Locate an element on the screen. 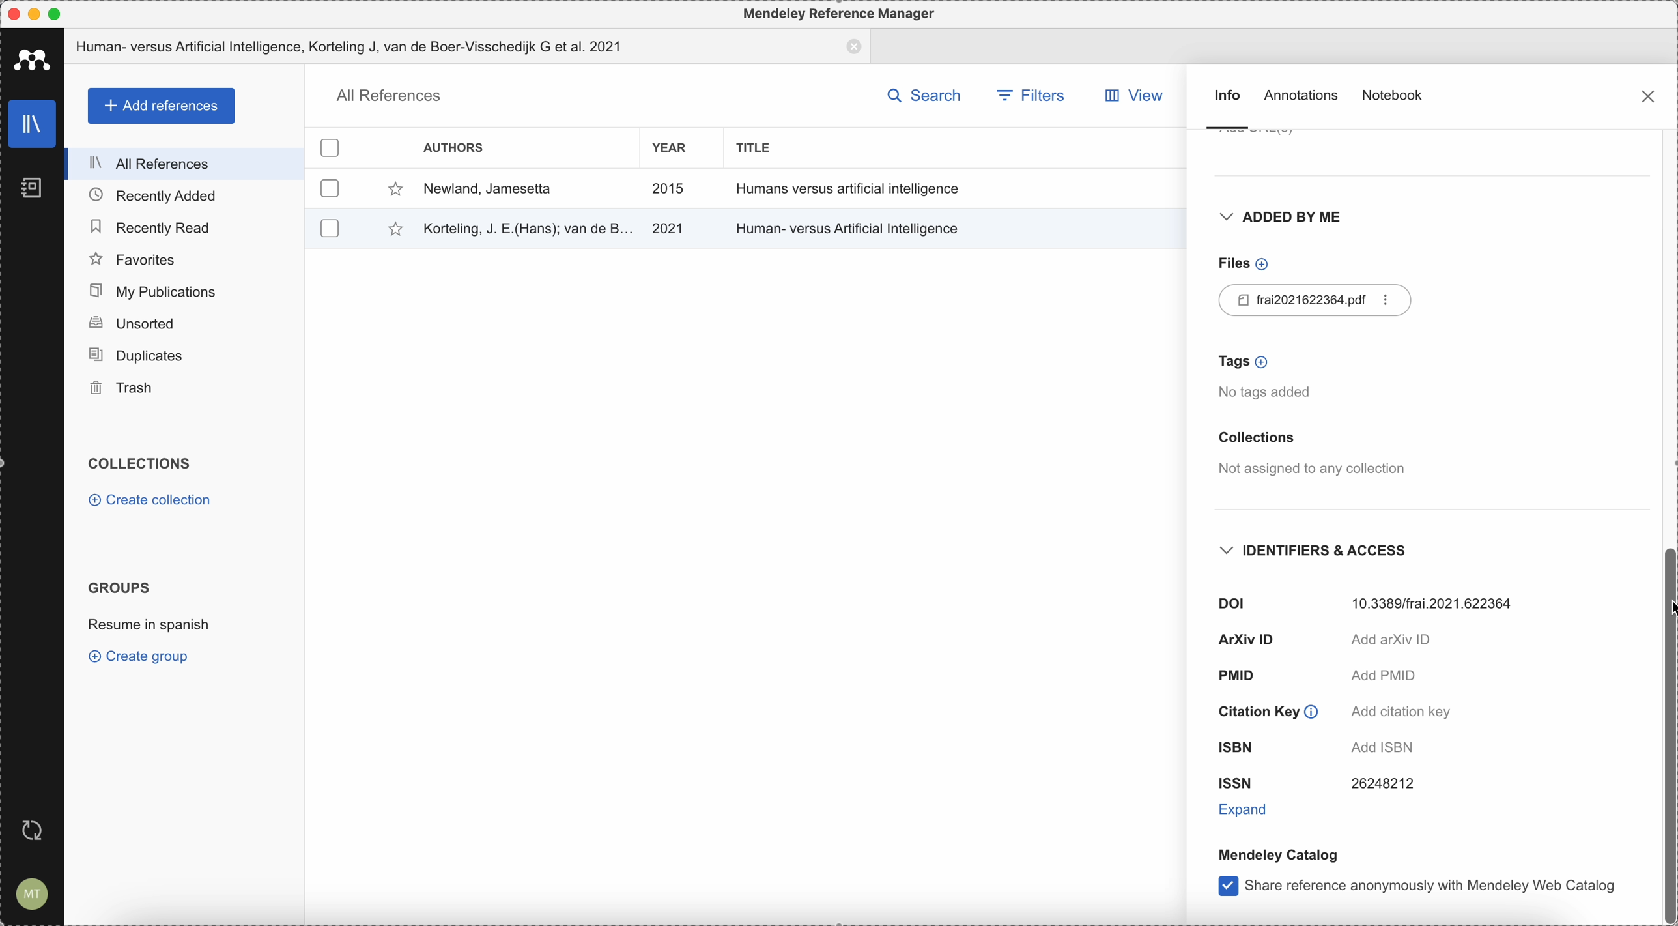  mendeley catalog is located at coordinates (1277, 854).